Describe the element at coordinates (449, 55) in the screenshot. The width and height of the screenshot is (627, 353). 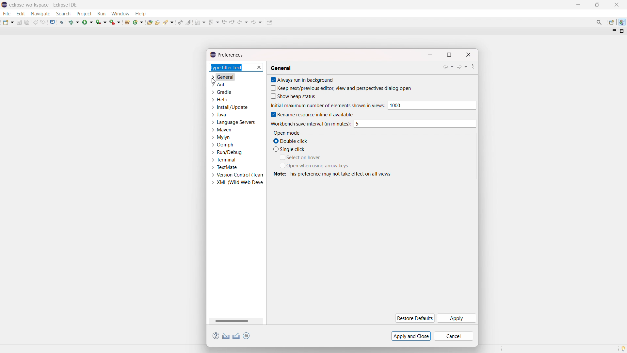
I see `maximize dialogbox` at that location.